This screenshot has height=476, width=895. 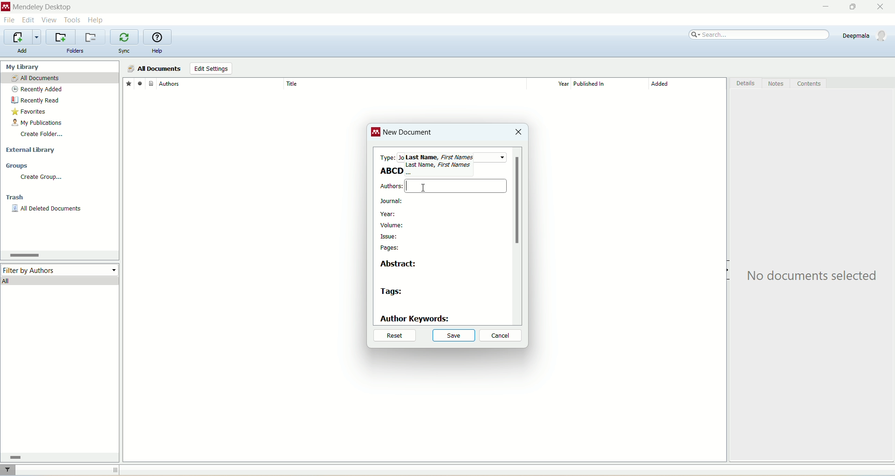 I want to click on author, so click(x=221, y=84).